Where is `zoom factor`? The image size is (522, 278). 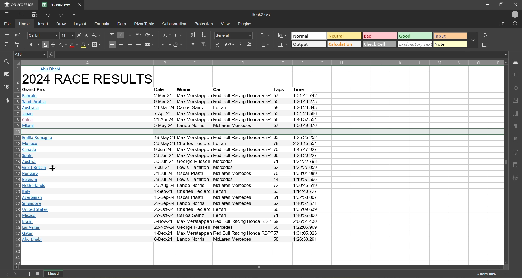 zoom factor is located at coordinates (487, 274).